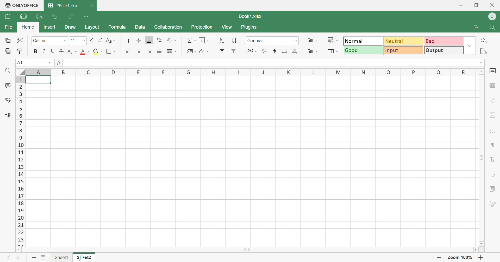 The image size is (500, 262). What do you see at coordinates (256, 51) in the screenshot?
I see `Drop Down` at bounding box center [256, 51].